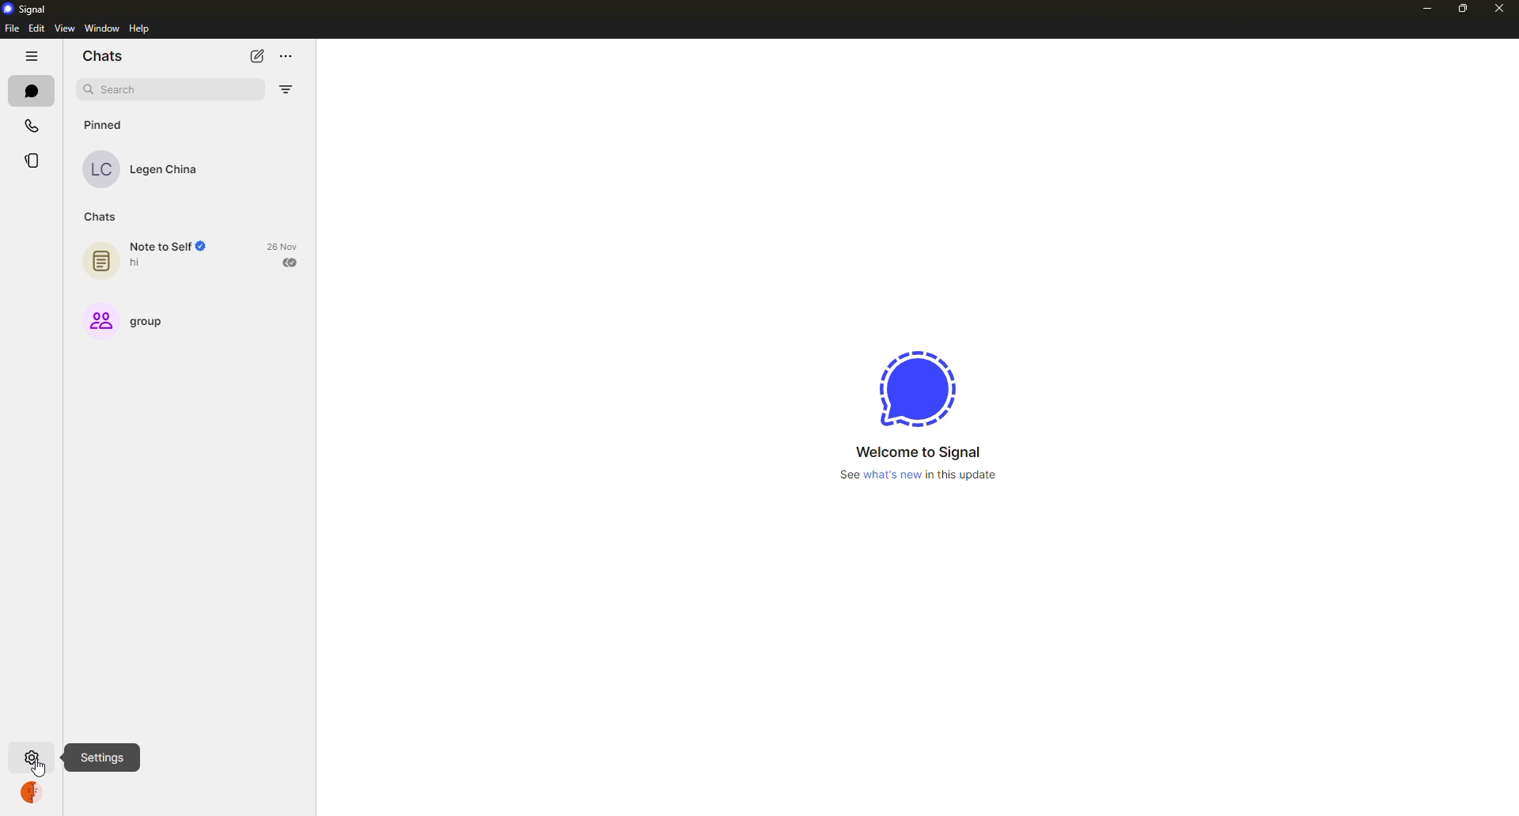 The image size is (1519, 816). I want to click on note to self, so click(173, 246).